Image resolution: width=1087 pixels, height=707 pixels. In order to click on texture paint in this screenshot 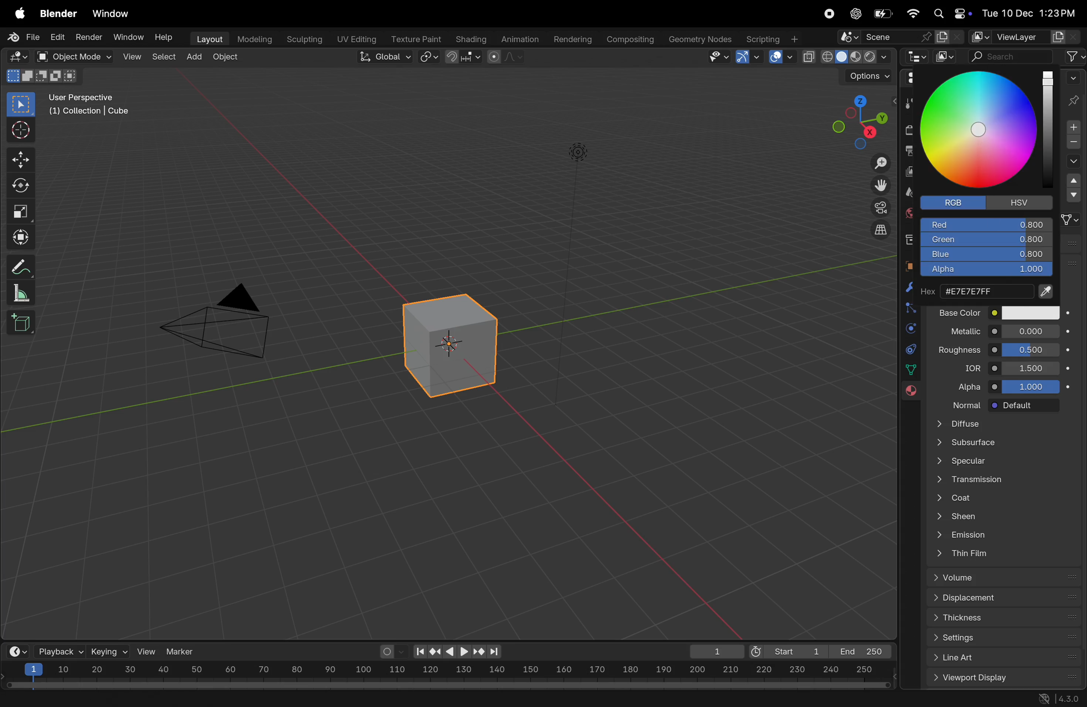, I will do `click(415, 36)`.